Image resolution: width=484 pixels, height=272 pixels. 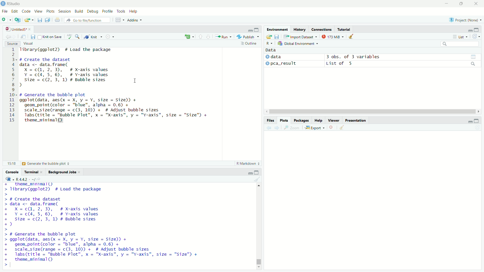 I want to click on remove current plot, so click(x=332, y=127).